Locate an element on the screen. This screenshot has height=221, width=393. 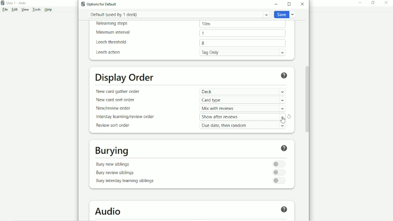
New card sort order is located at coordinates (116, 100).